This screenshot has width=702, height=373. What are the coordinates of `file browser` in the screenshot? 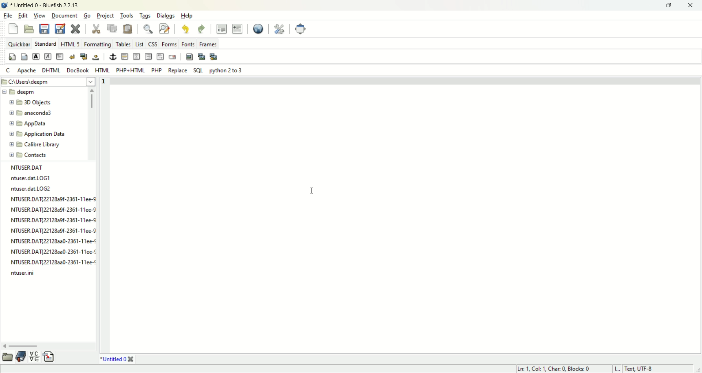 It's located at (7, 357).